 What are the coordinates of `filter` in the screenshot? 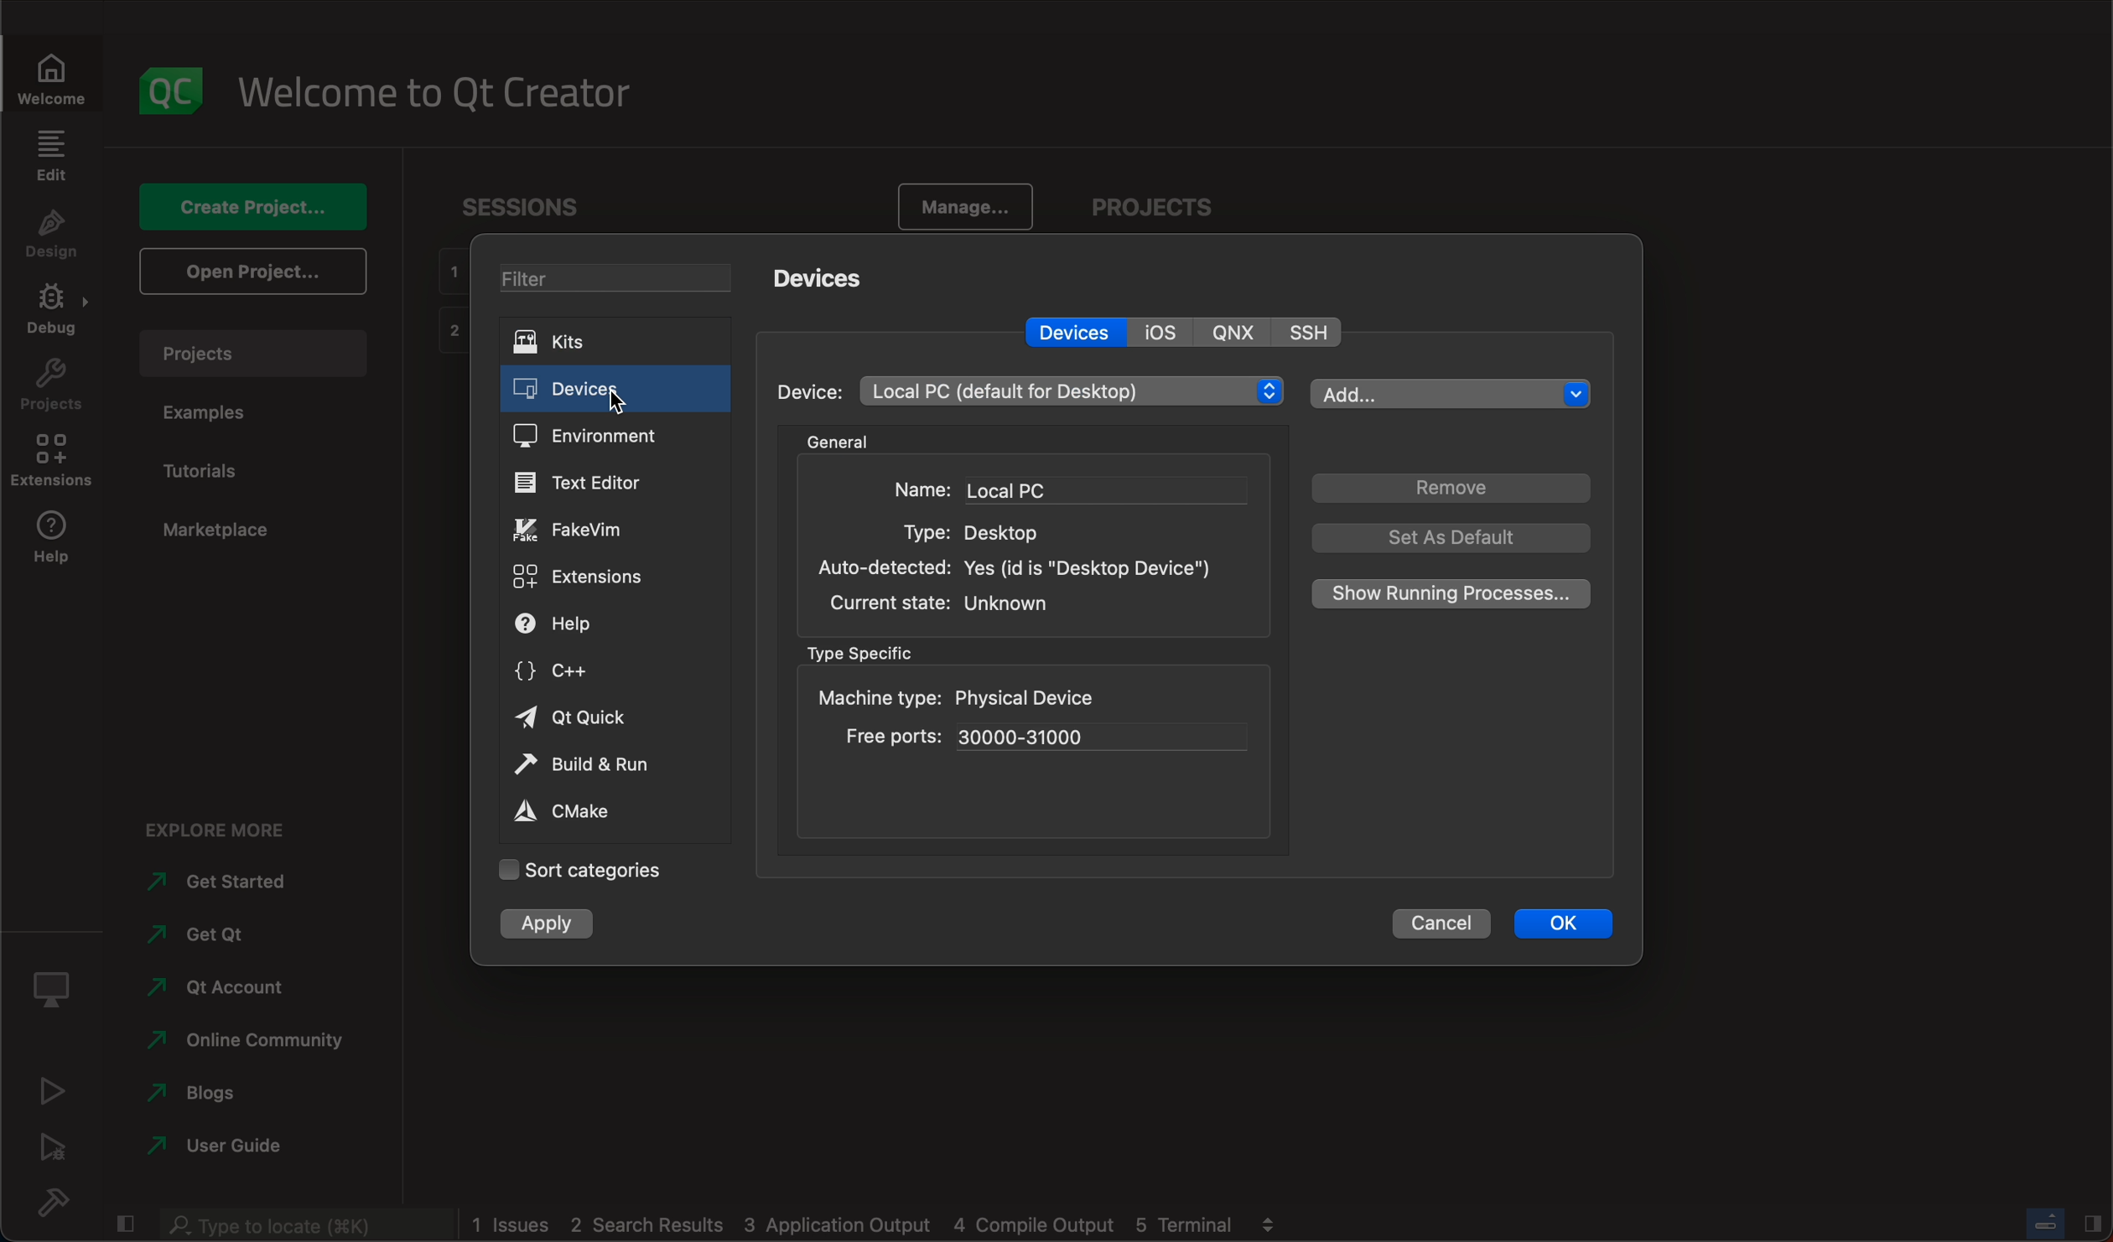 It's located at (622, 277).